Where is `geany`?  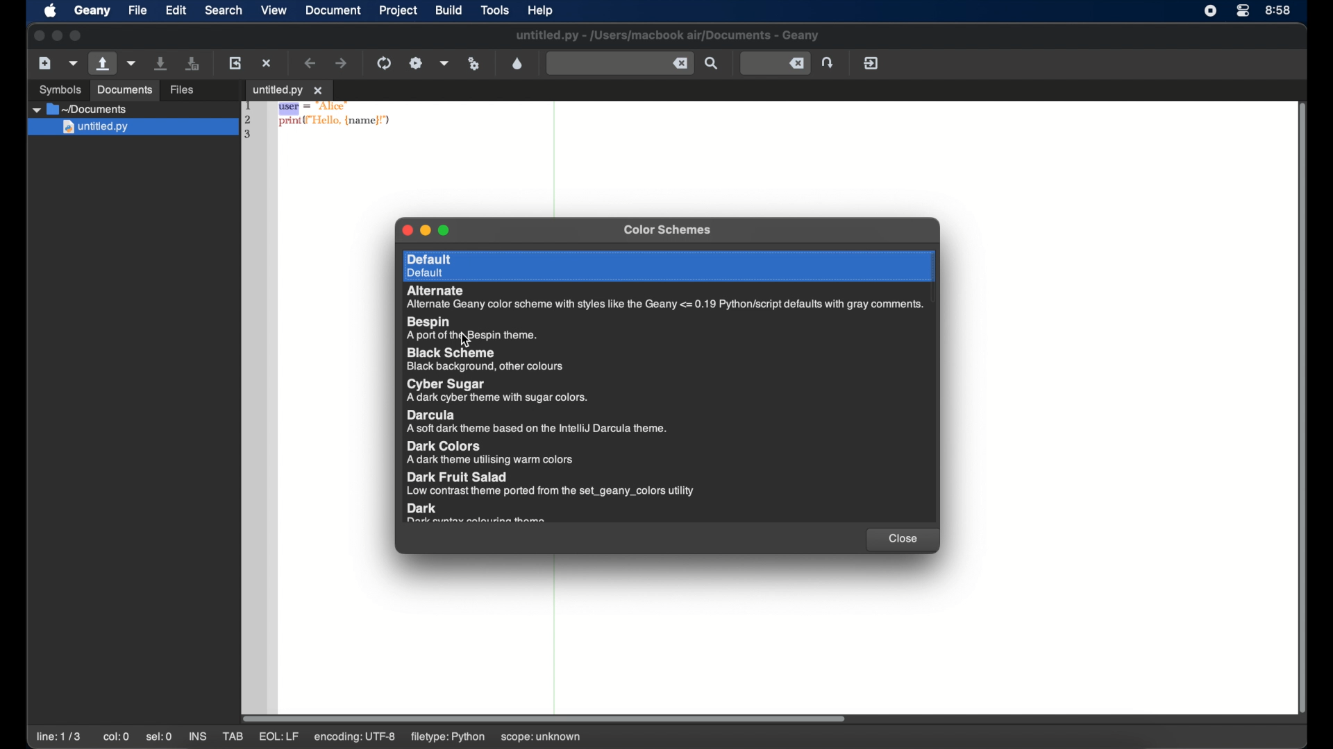
geany is located at coordinates (91, 11).